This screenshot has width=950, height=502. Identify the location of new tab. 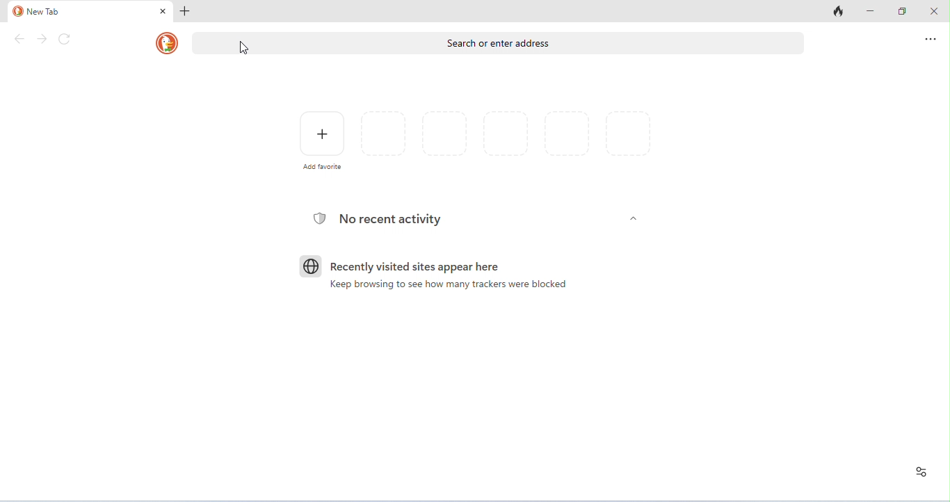
(82, 12).